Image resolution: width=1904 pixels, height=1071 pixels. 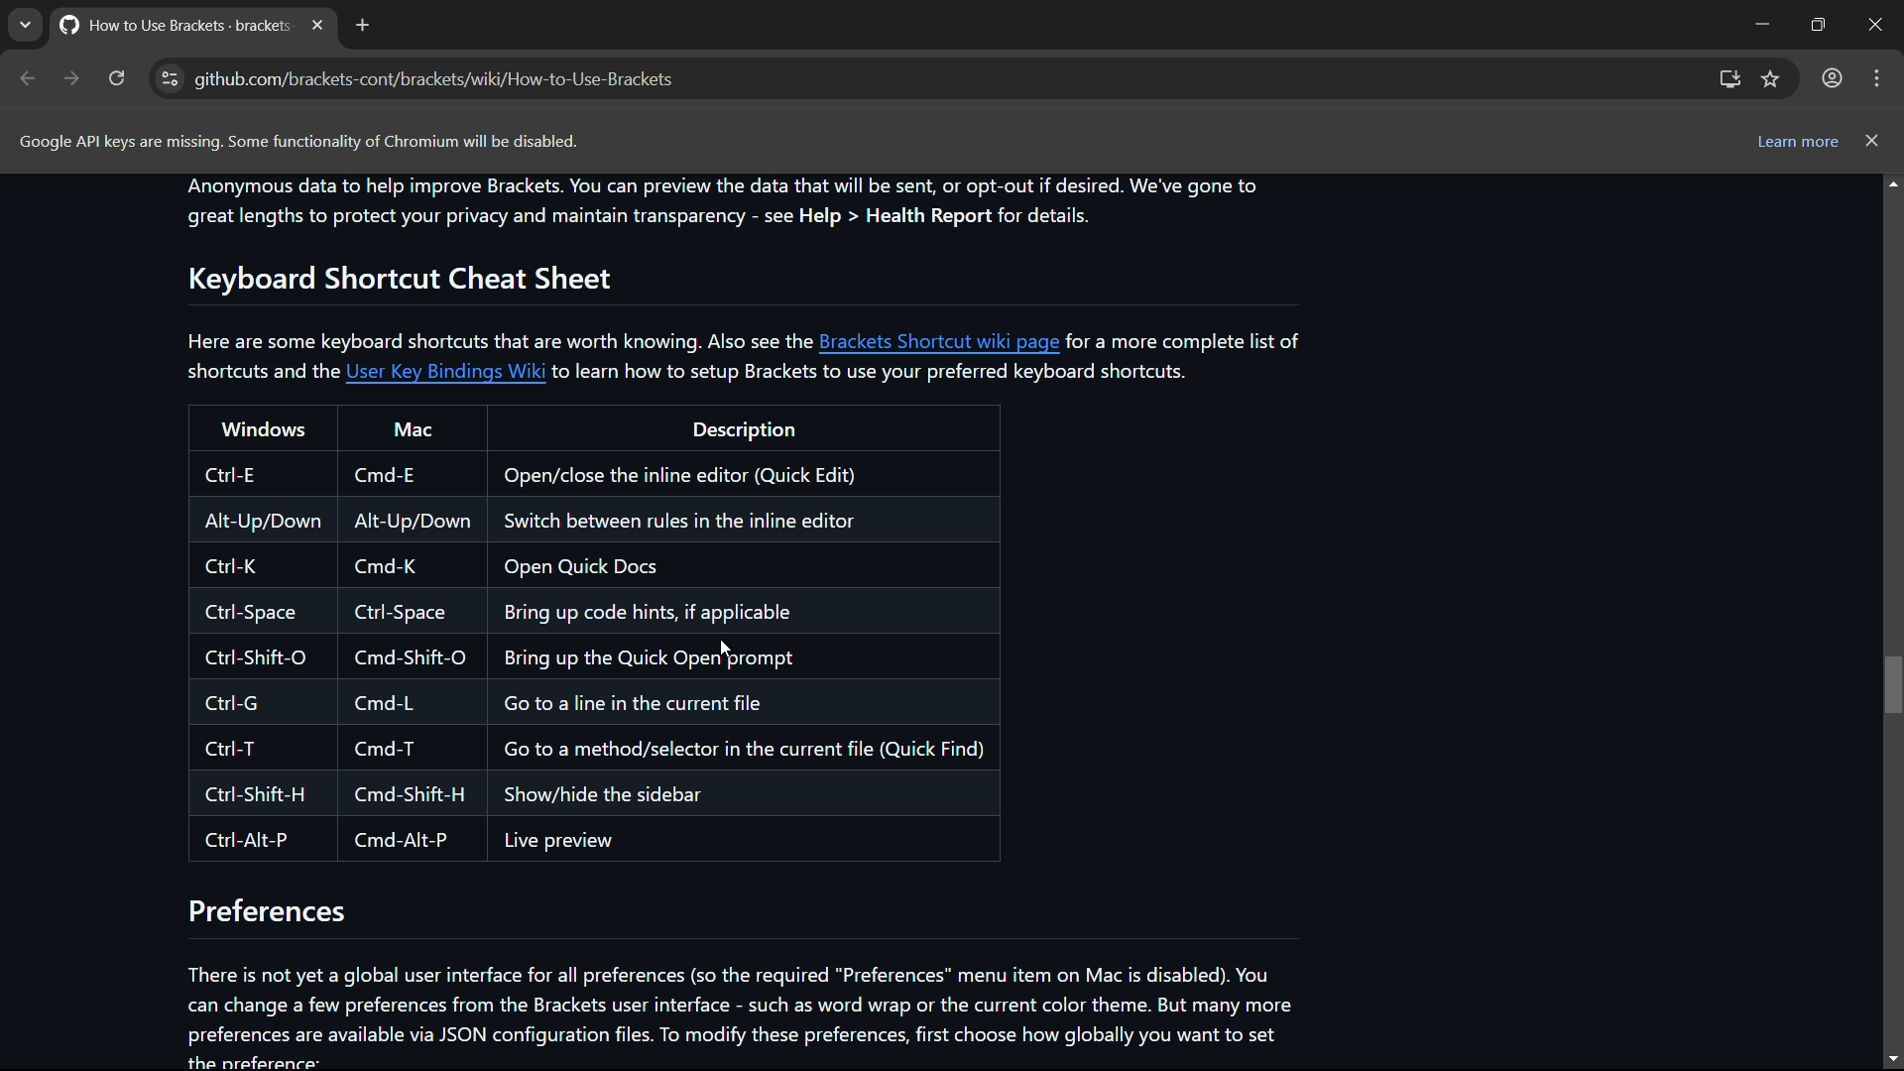 What do you see at coordinates (258, 372) in the screenshot?
I see `shortcuts and the` at bounding box center [258, 372].